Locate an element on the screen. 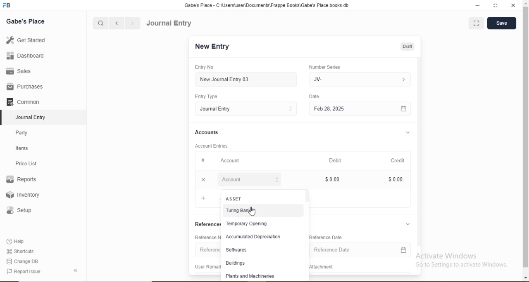 This screenshot has height=282, width=529. Credit is located at coordinates (399, 160).